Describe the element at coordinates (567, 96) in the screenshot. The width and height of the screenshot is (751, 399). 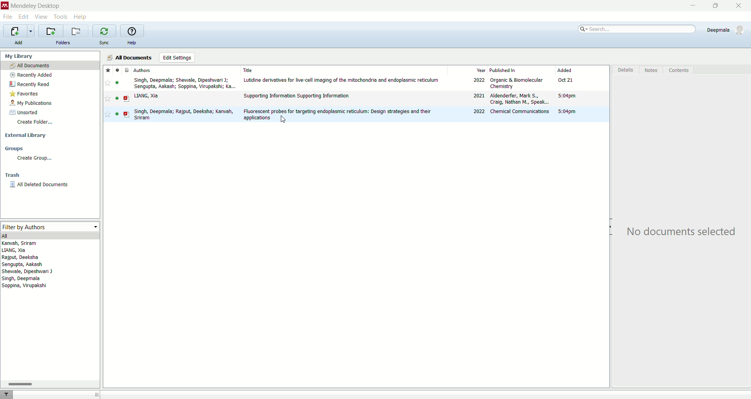
I see `5:04pm` at that location.